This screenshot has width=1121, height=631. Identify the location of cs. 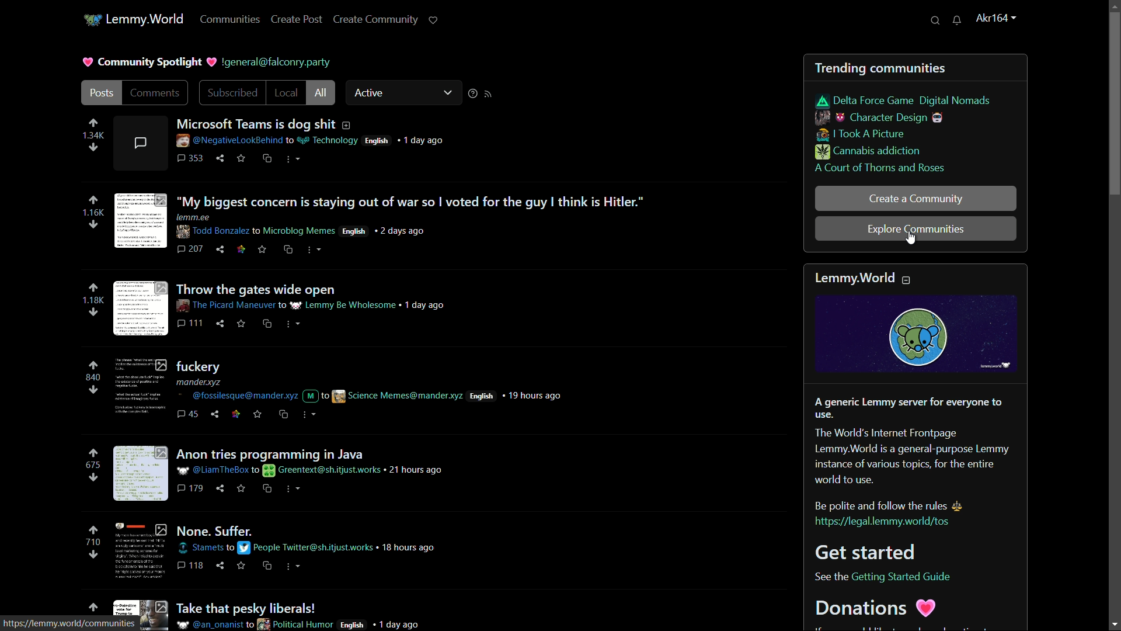
(267, 566).